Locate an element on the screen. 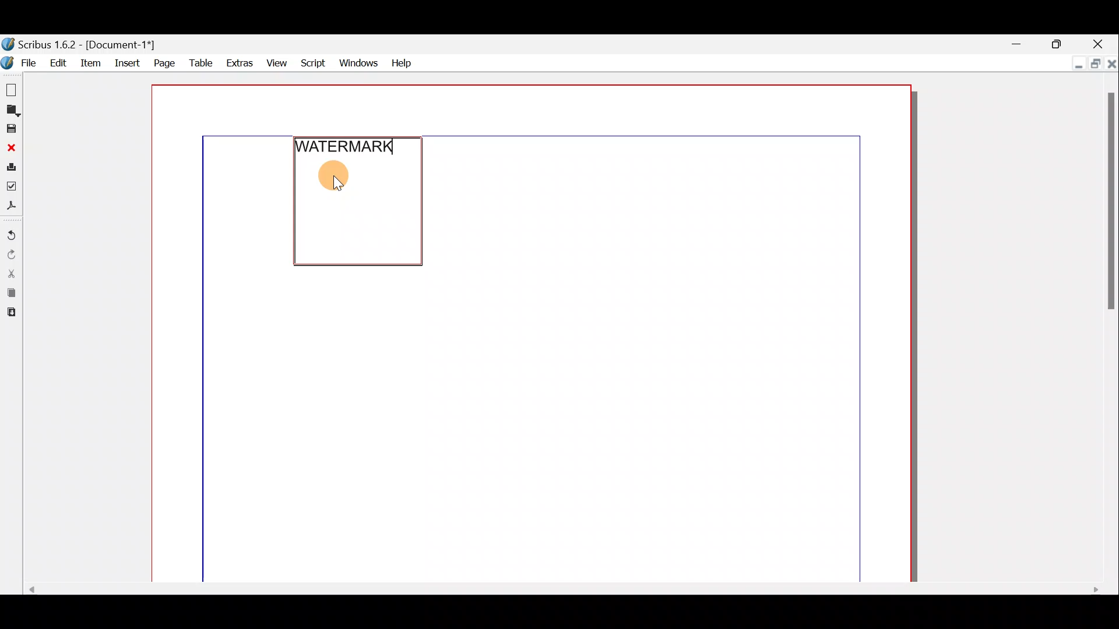 Image resolution: width=1119 pixels, height=629 pixels. New is located at coordinates (10, 88).